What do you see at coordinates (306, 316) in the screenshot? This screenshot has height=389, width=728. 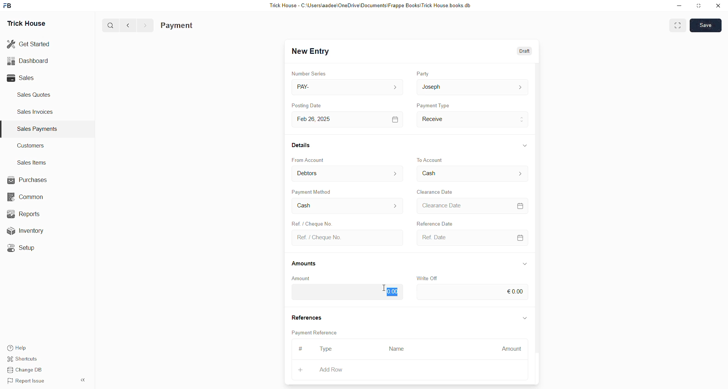 I see `References` at bounding box center [306, 316].